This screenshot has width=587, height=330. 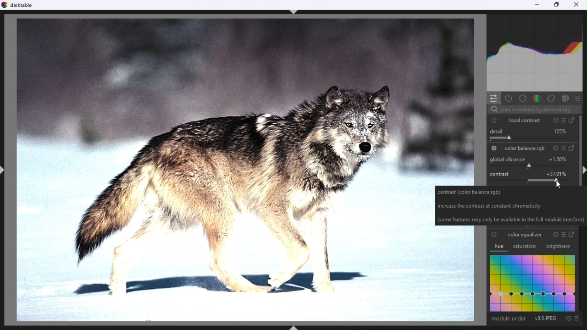 I want to click on module order, so click(x=509, y=319).